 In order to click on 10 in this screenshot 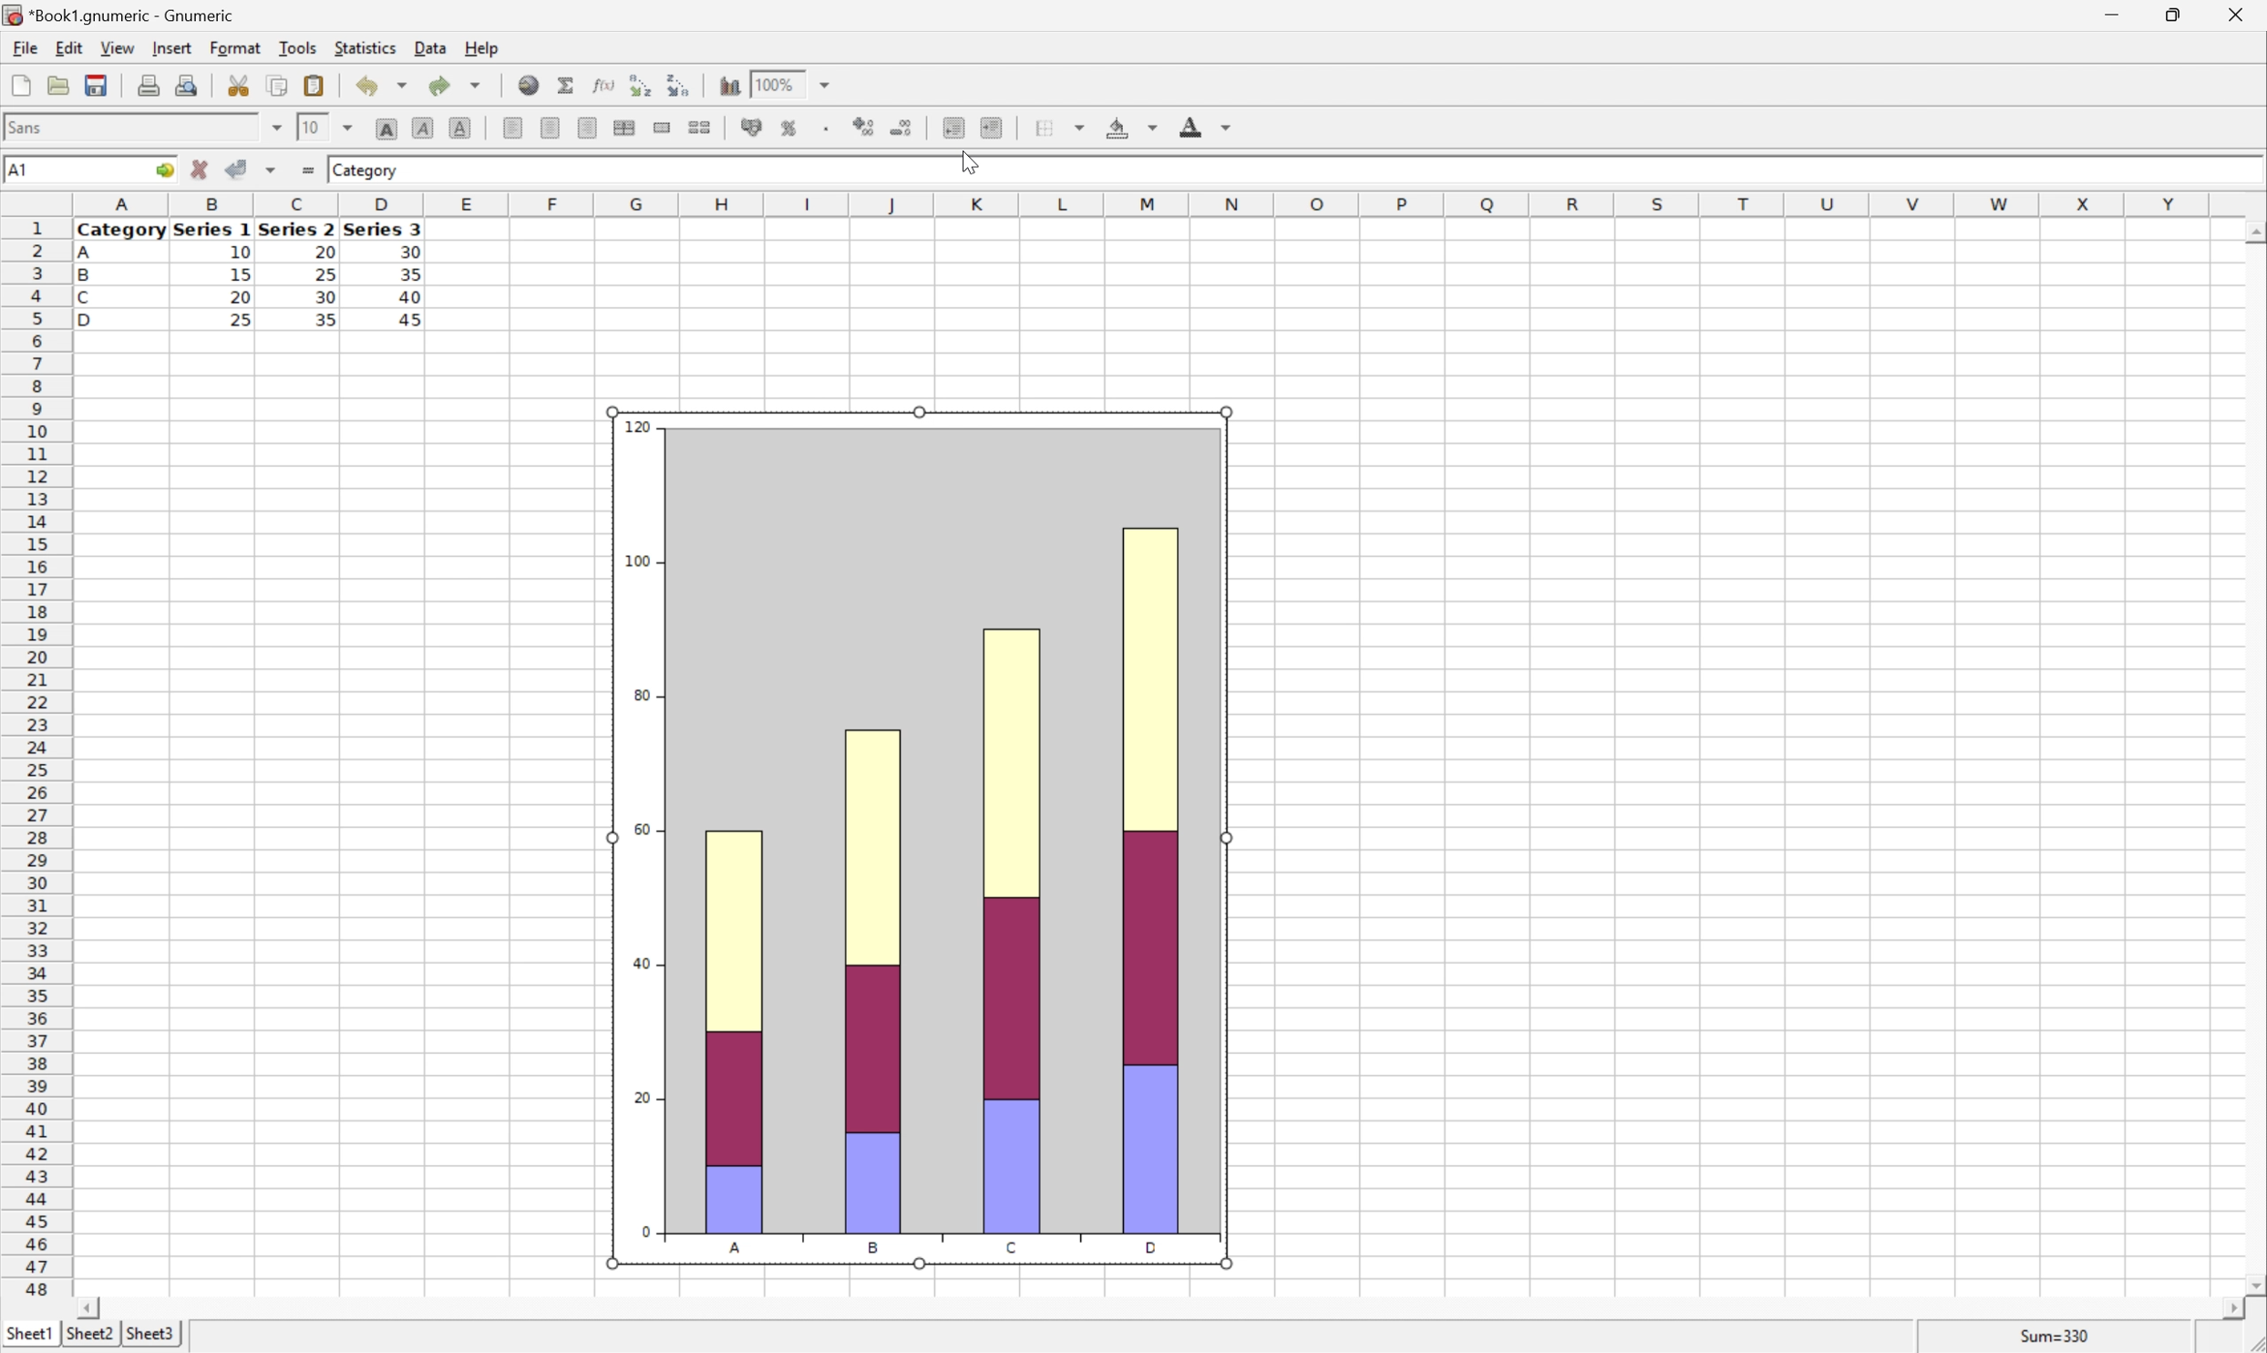, I will do `click(240, 253)`.